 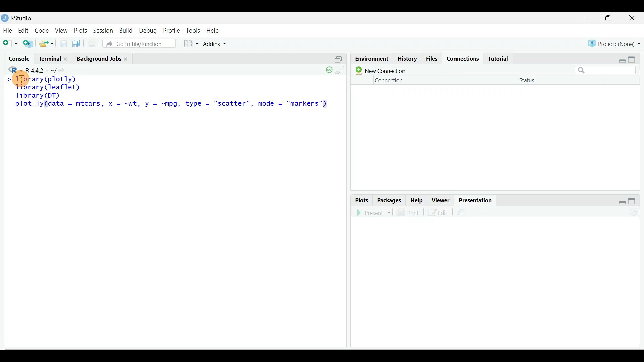 What do you see at coordinates (342, 72) in the screenshot?
I see `clear console` at bounding box center [342, 72].